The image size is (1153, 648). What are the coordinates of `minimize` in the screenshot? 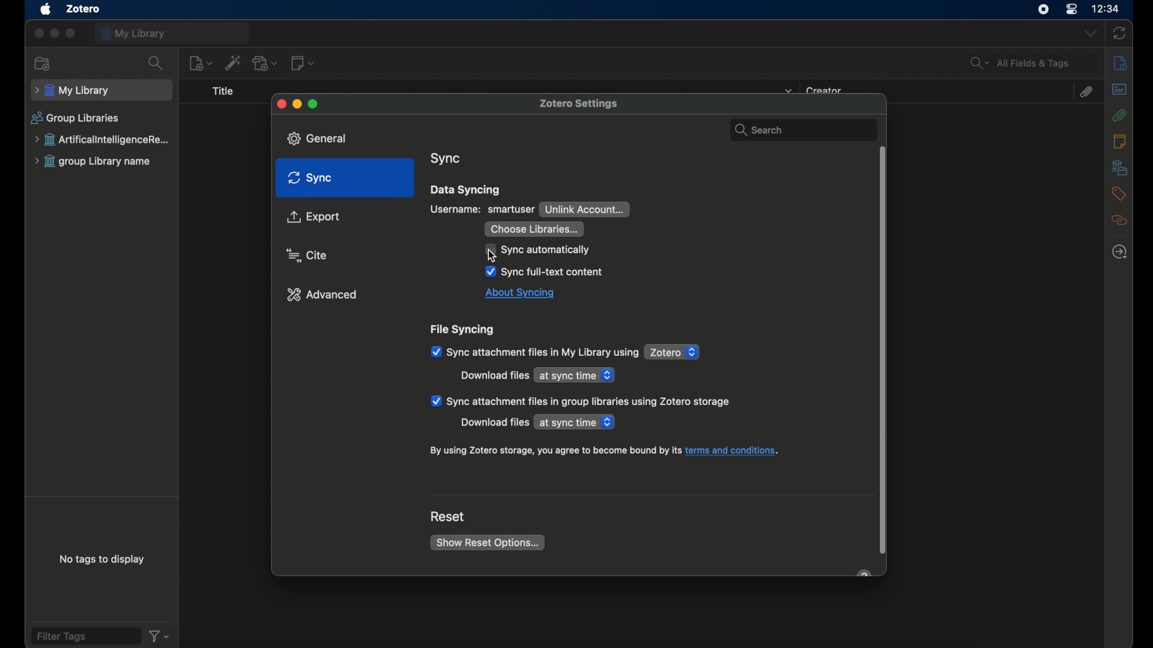 It's located at (54, 33).